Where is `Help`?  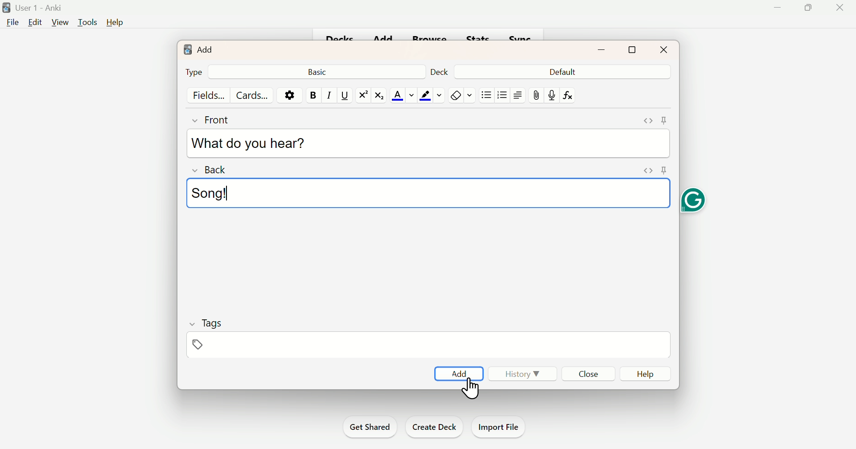 Help is located at coordinates (647, 373).